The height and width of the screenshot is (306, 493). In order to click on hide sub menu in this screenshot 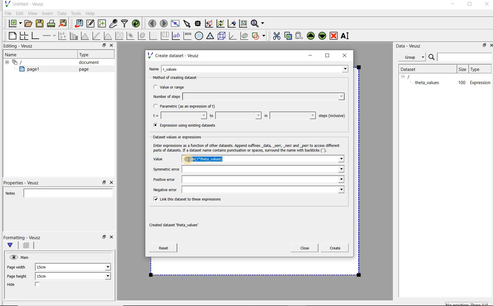, I will do `click(403, 76)`.